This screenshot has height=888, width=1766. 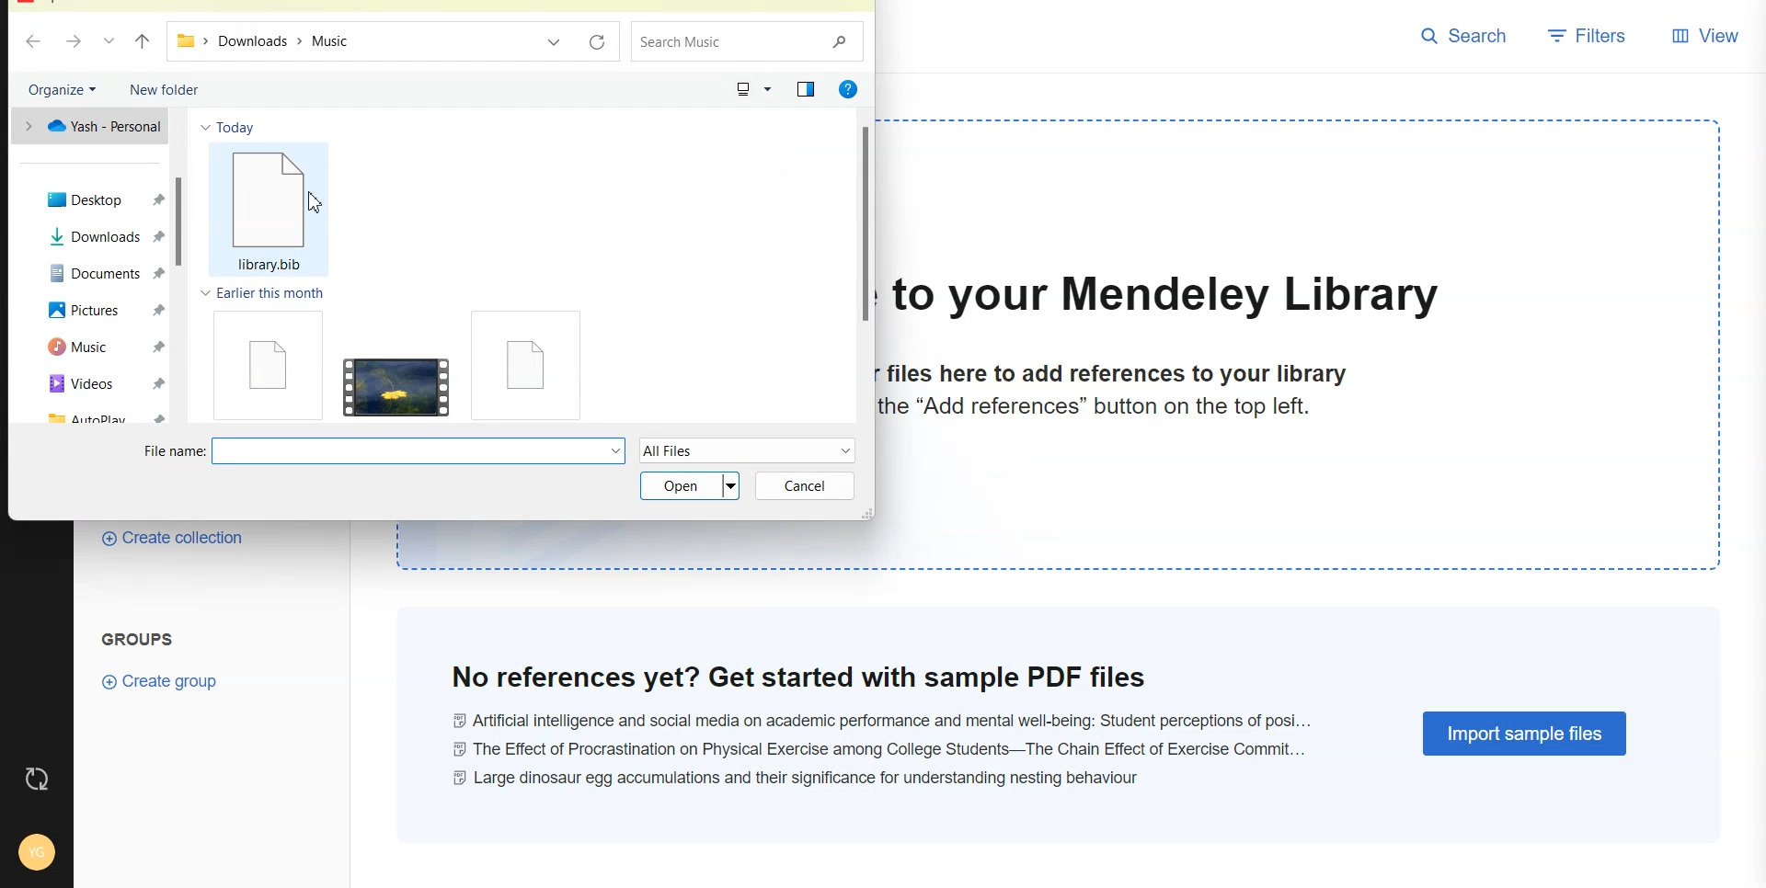 What do you see at coordinates (74, 40) in the screenshot?
I see `Go Forward` at bounding box center [74, 40].